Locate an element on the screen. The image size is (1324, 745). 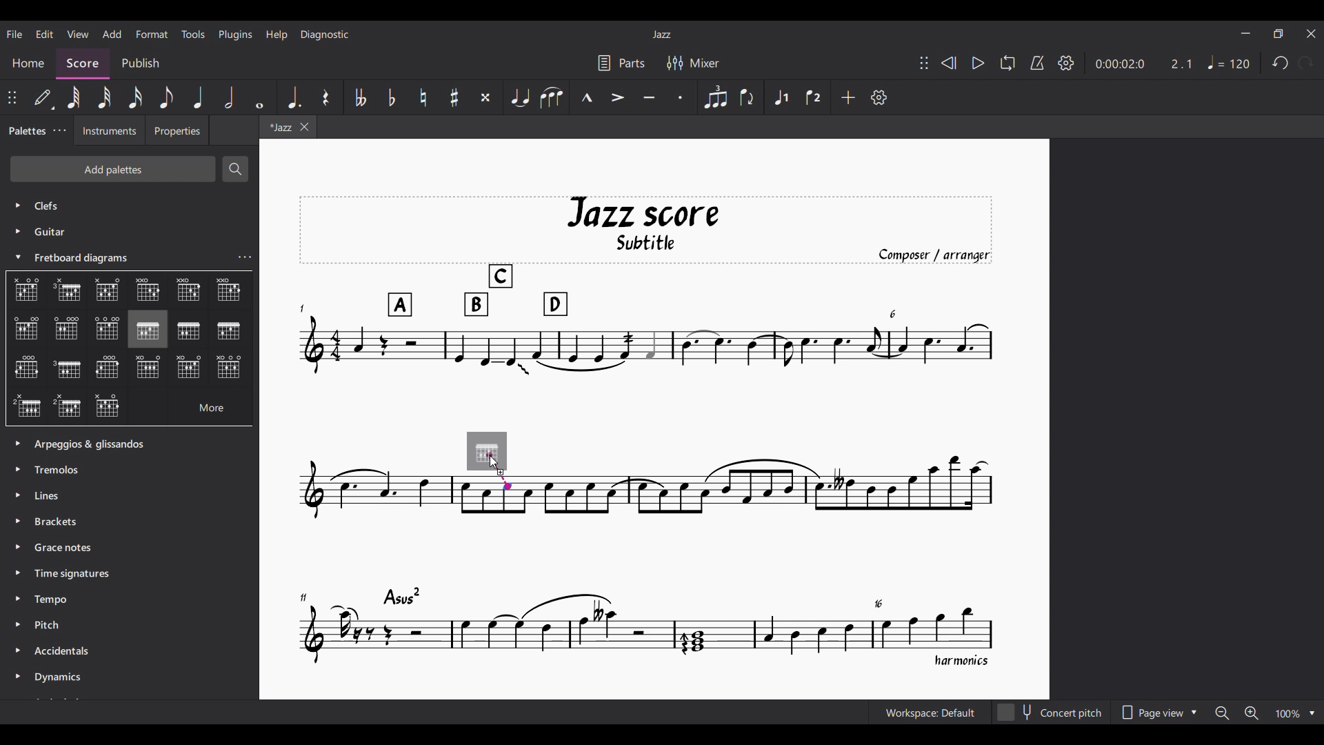
Palette settings is located at coordinates (60, 130).